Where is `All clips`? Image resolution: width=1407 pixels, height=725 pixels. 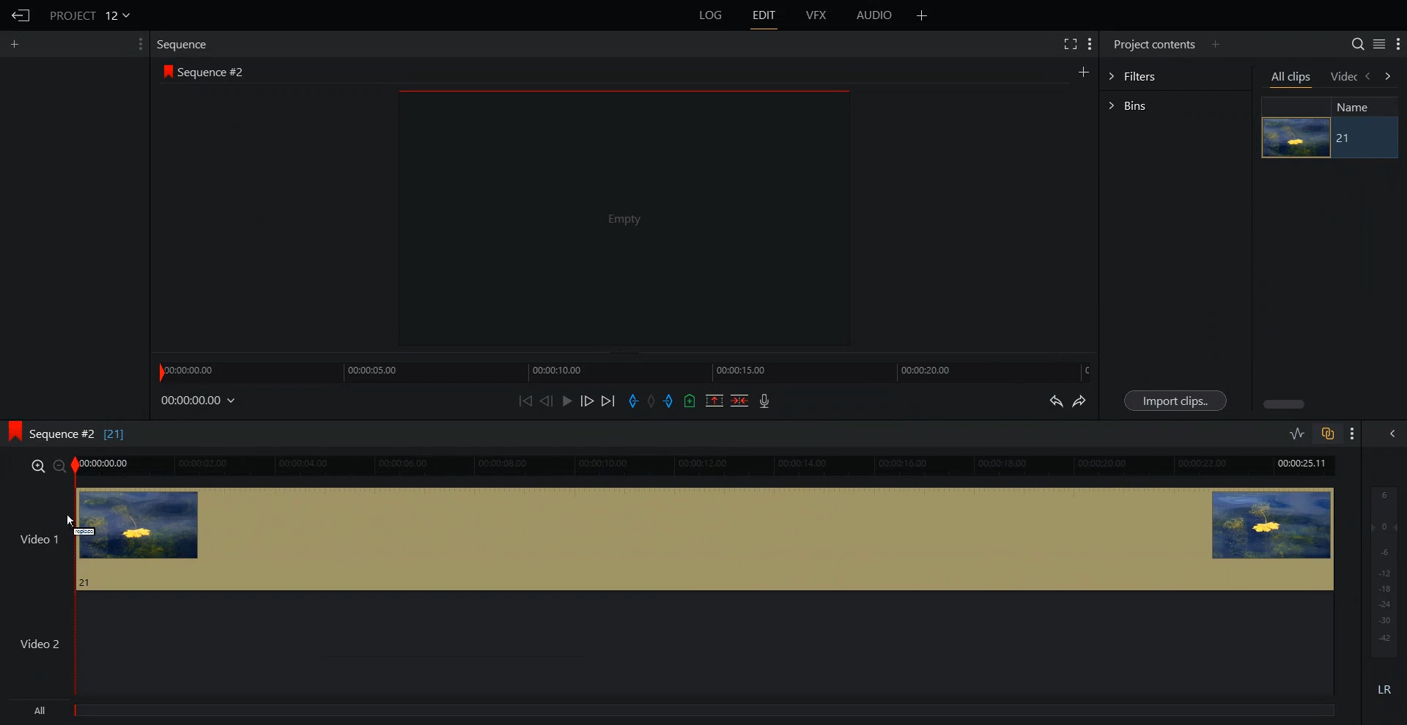
All clips is located at coordinates (1290, 78).